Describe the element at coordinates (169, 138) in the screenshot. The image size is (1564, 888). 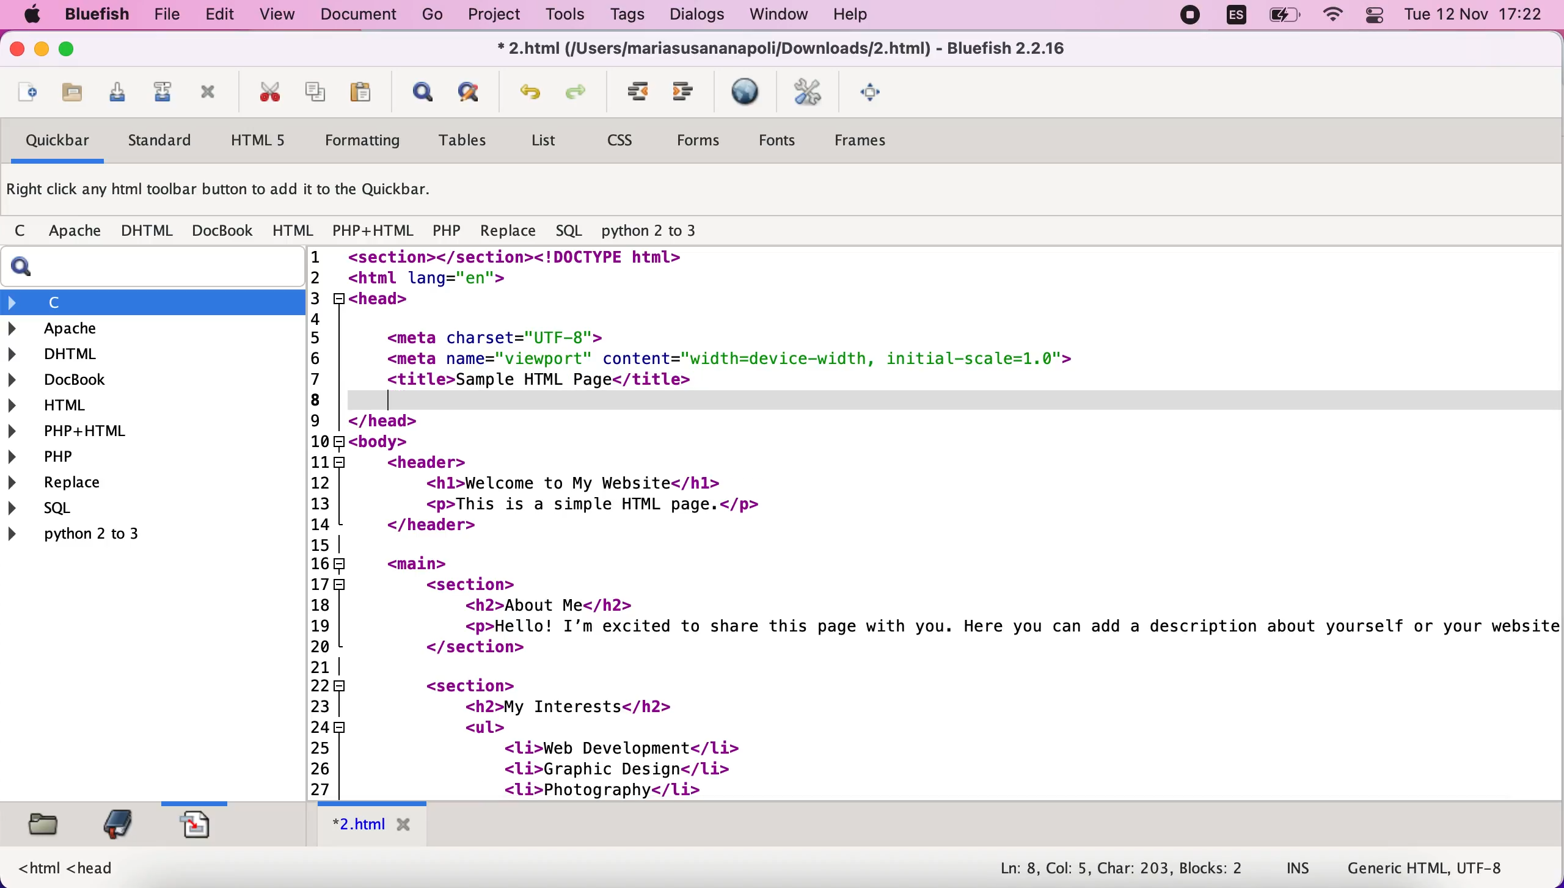
I see `standard` at that location.